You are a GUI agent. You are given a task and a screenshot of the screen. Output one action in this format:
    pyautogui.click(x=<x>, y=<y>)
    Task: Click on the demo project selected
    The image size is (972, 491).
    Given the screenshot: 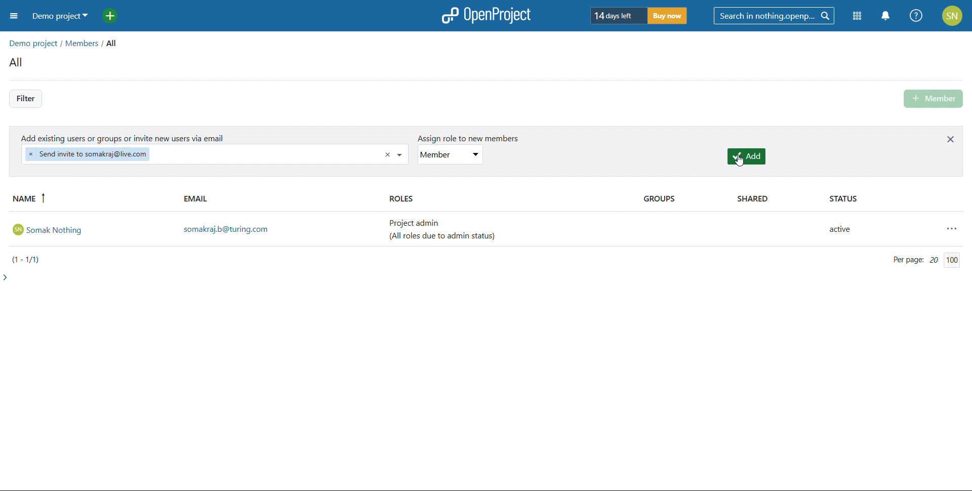 What is the action you would take?
    pyautogui.click(x=57, y=16)
    